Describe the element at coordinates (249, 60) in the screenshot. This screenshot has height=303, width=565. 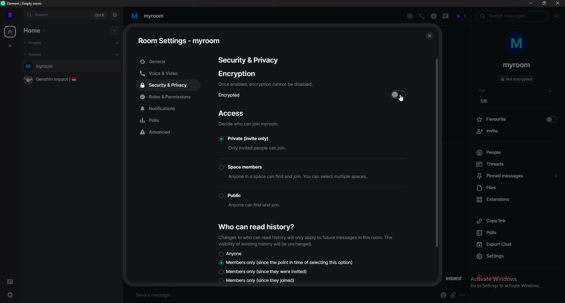
I see `security & privacy` at that location.